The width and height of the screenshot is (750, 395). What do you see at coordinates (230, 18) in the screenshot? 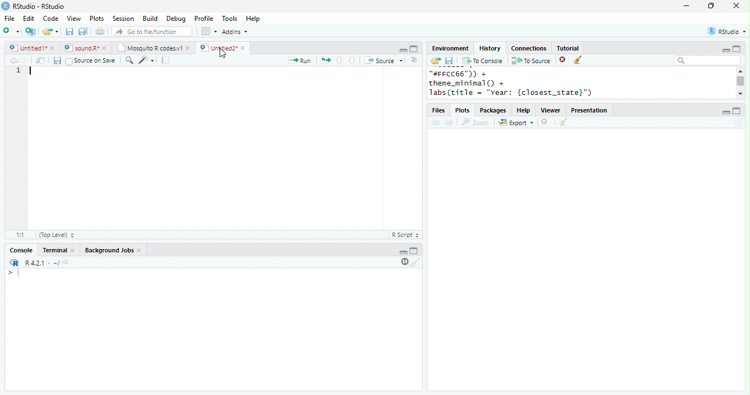
I see `Tools` at bounding box center [230, 18].